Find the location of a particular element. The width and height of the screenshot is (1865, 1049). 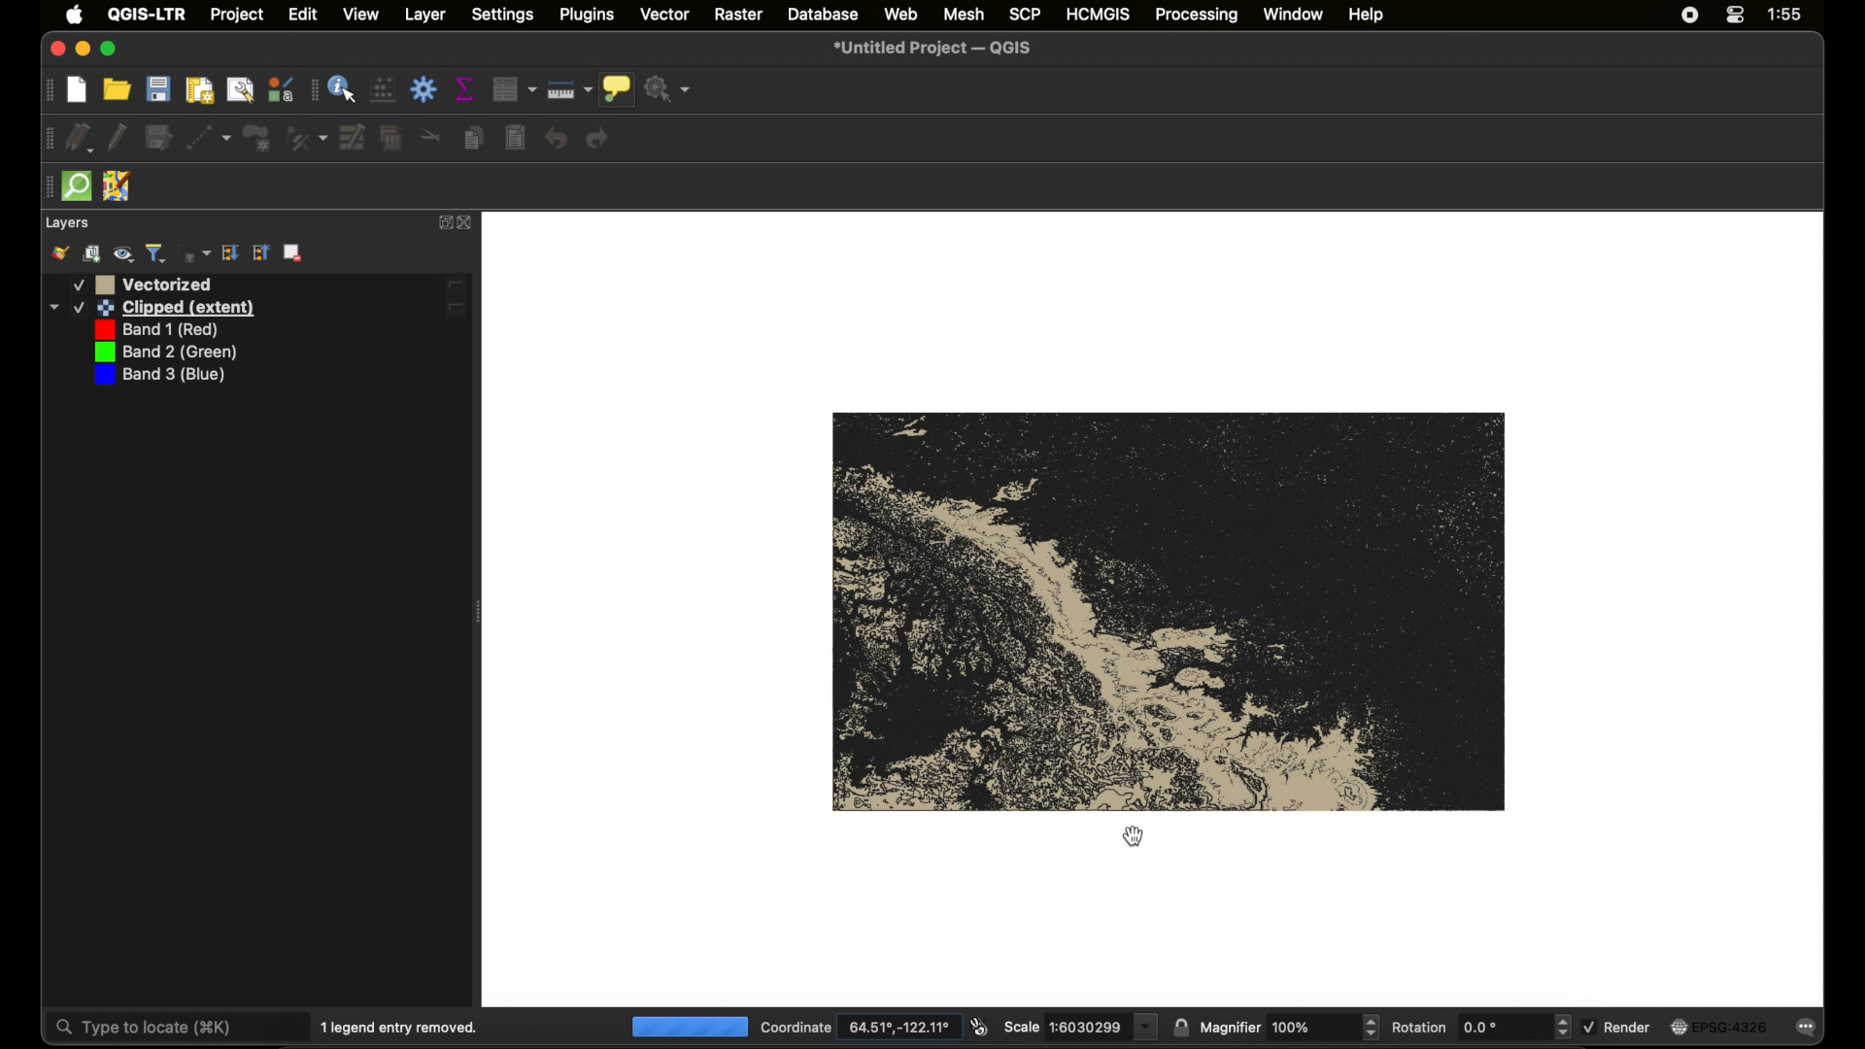

current edits is located at coordinates (81, 138).